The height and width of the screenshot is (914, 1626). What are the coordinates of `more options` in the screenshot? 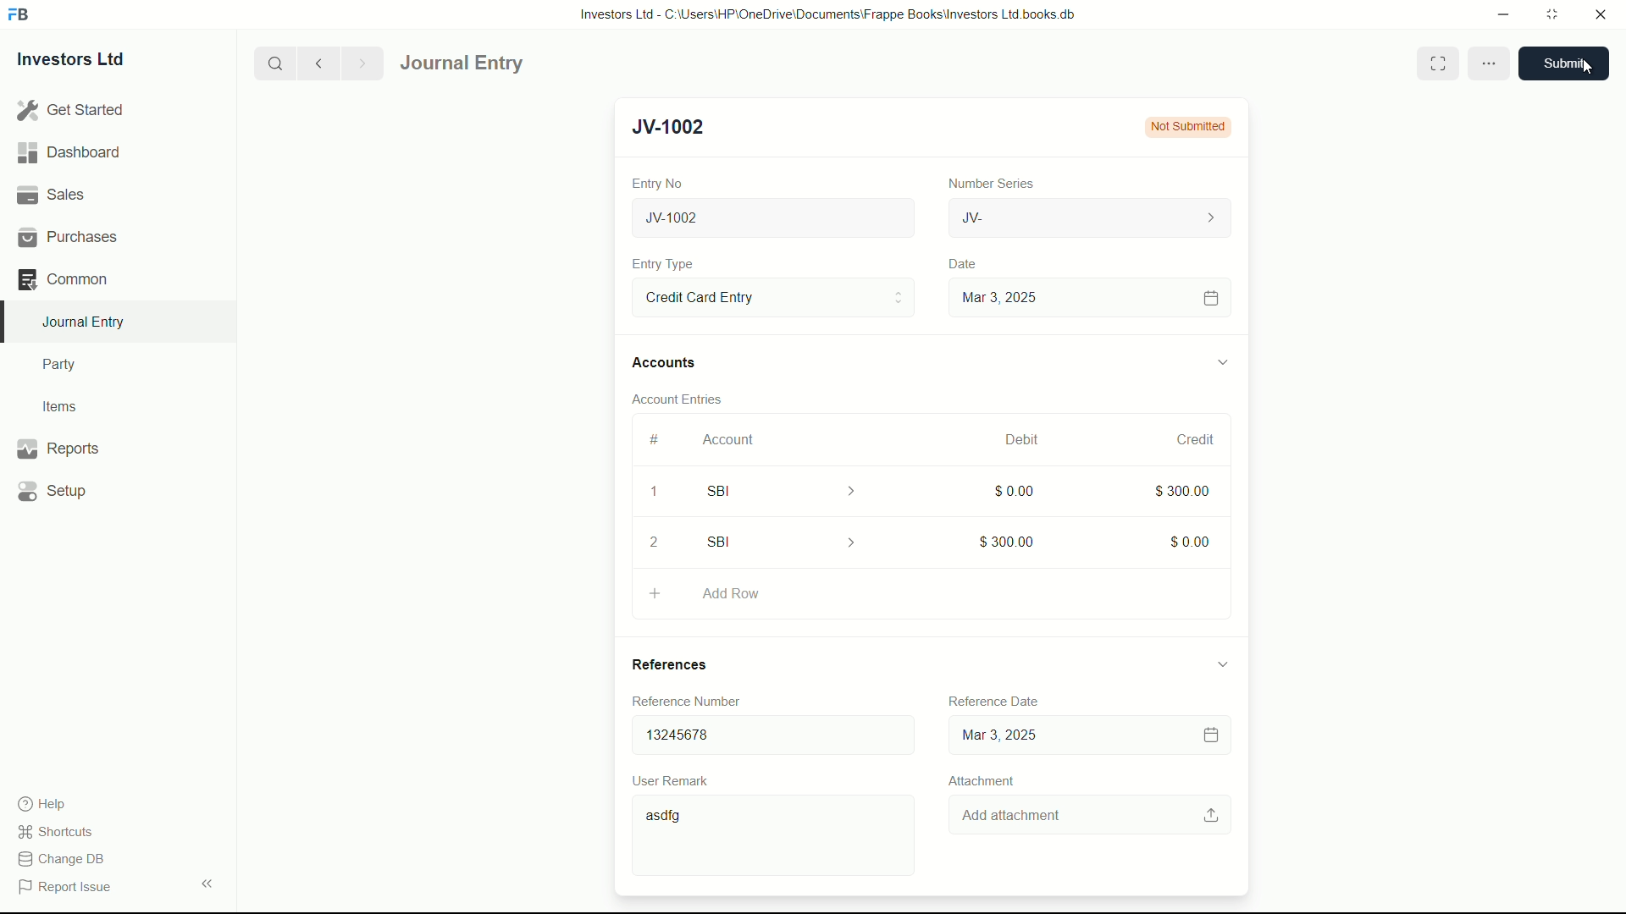 It's located at (1489, 64).